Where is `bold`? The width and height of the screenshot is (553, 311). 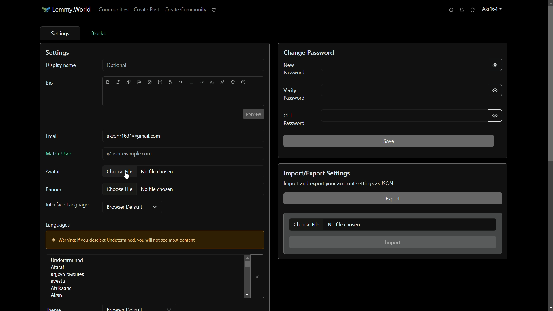 bold is located at coordinates (108, 82).